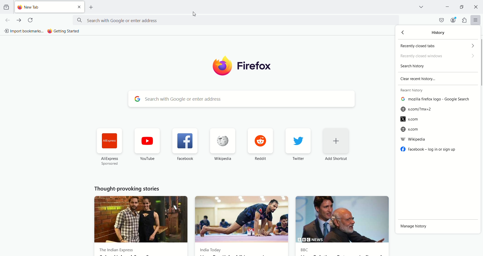 Image resolution: width=483 pixels, height=256 pixels. Describe the element at coordinates (298, 145) in the screenshot. I see `twitter` at that location.